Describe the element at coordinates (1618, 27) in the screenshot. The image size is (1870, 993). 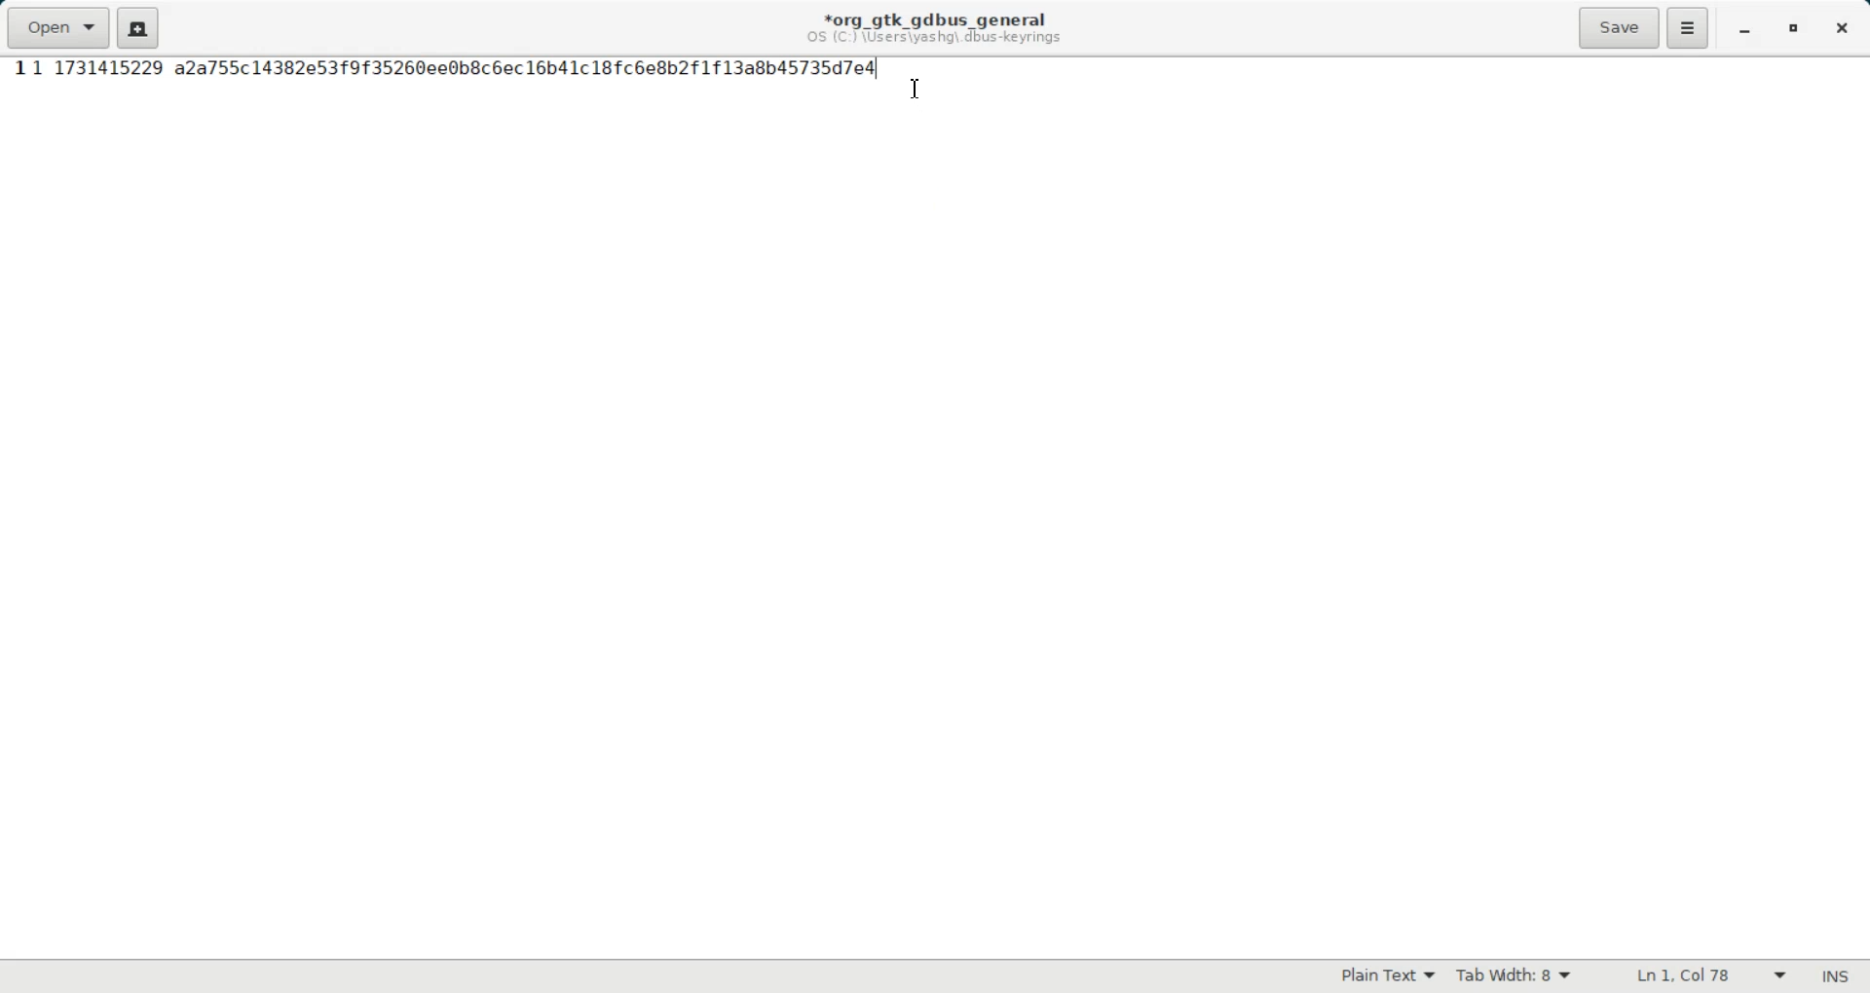
I see `Save` at that location.